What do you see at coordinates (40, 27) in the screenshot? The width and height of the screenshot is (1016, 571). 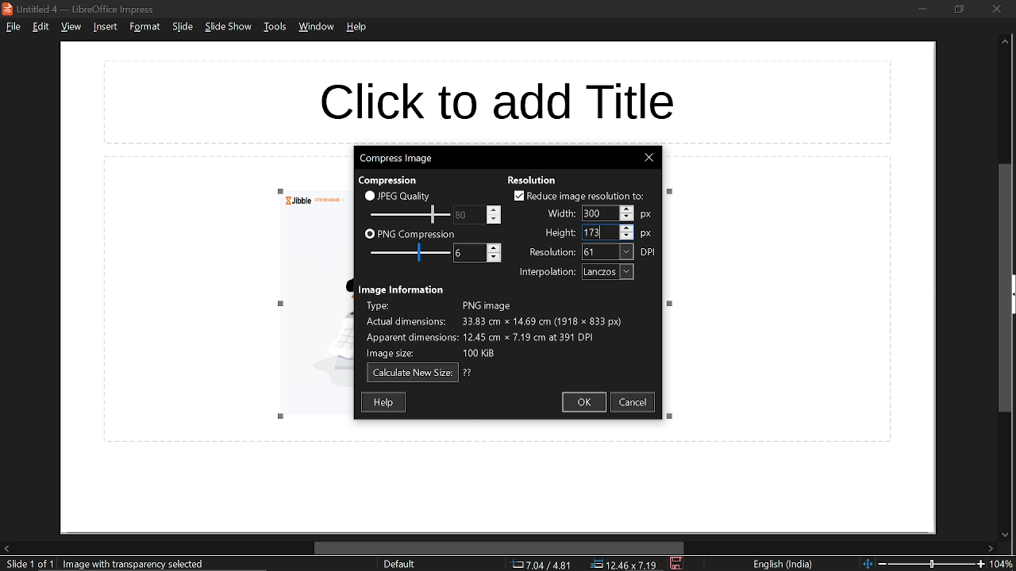 I see `edit` at bounding box center [40, 27].